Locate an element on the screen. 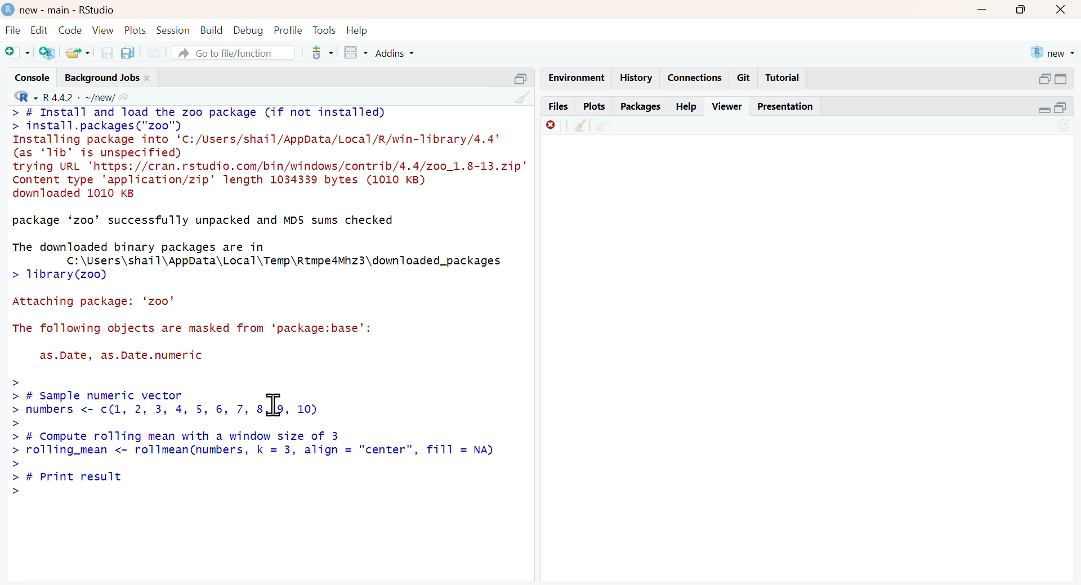 This screenshot has height=585, width=1081. help is located at coordinates (687, 107).